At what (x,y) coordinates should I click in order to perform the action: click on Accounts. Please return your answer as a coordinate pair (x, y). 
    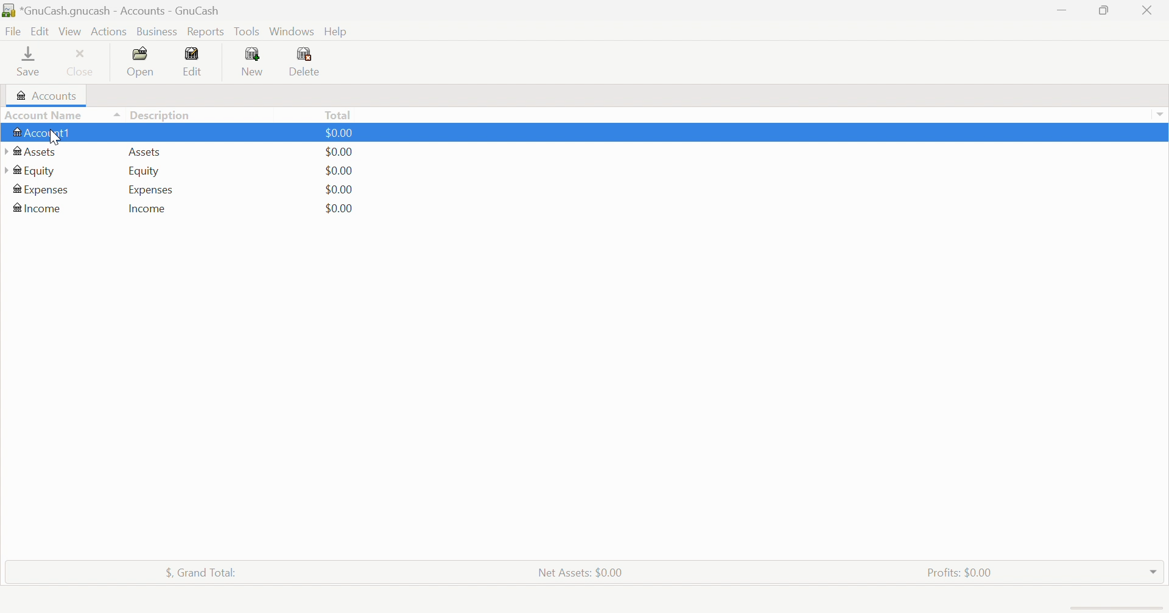
    Looking at the image, I should click on (48, 96).